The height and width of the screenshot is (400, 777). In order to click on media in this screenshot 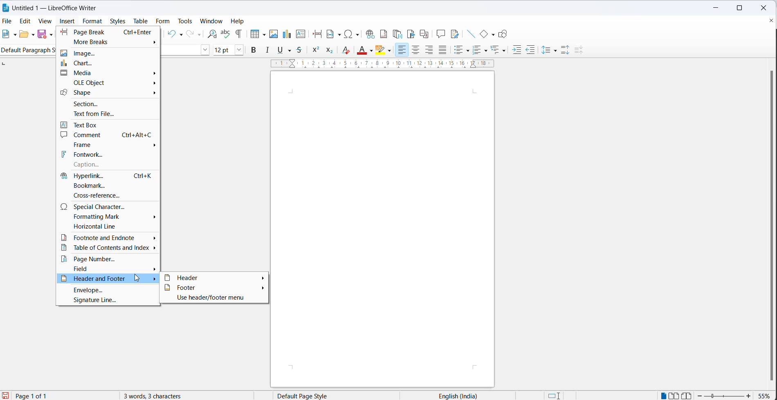, I will do `click(108, 73)`.